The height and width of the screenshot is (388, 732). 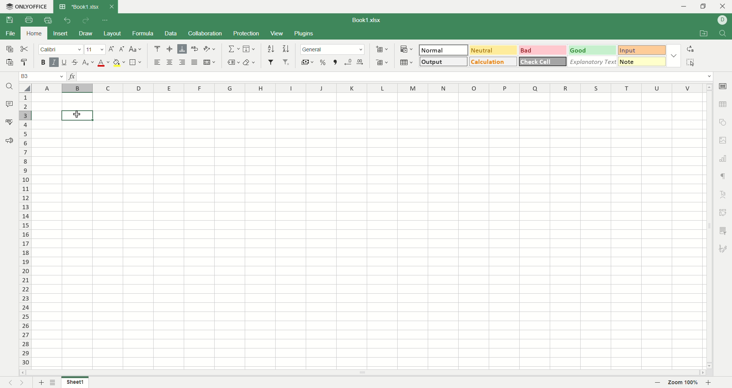 What do you see at coordinates (86, 33) in the screenshot?
I see `draw` at bounding box center [86, 33].